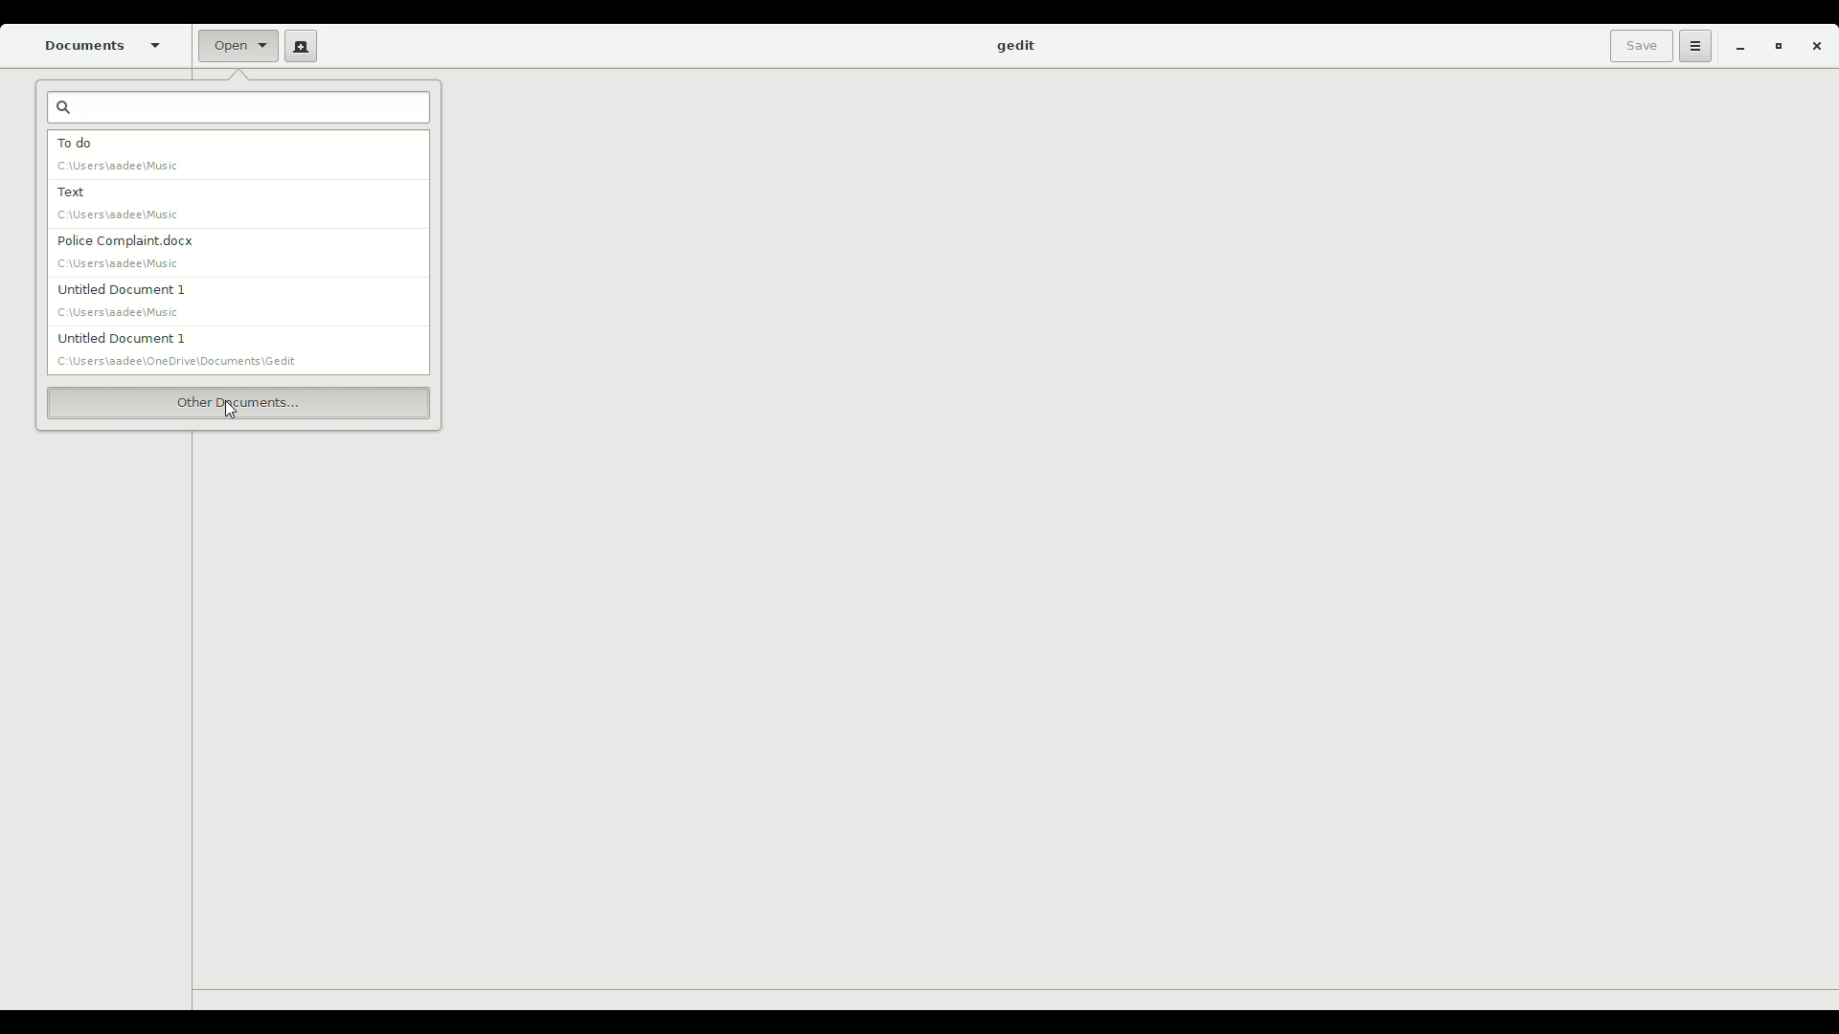  What do you see at coordinates (1637, 46) in the screenshot?
I see `Save` at bounding box center [1637, 46].